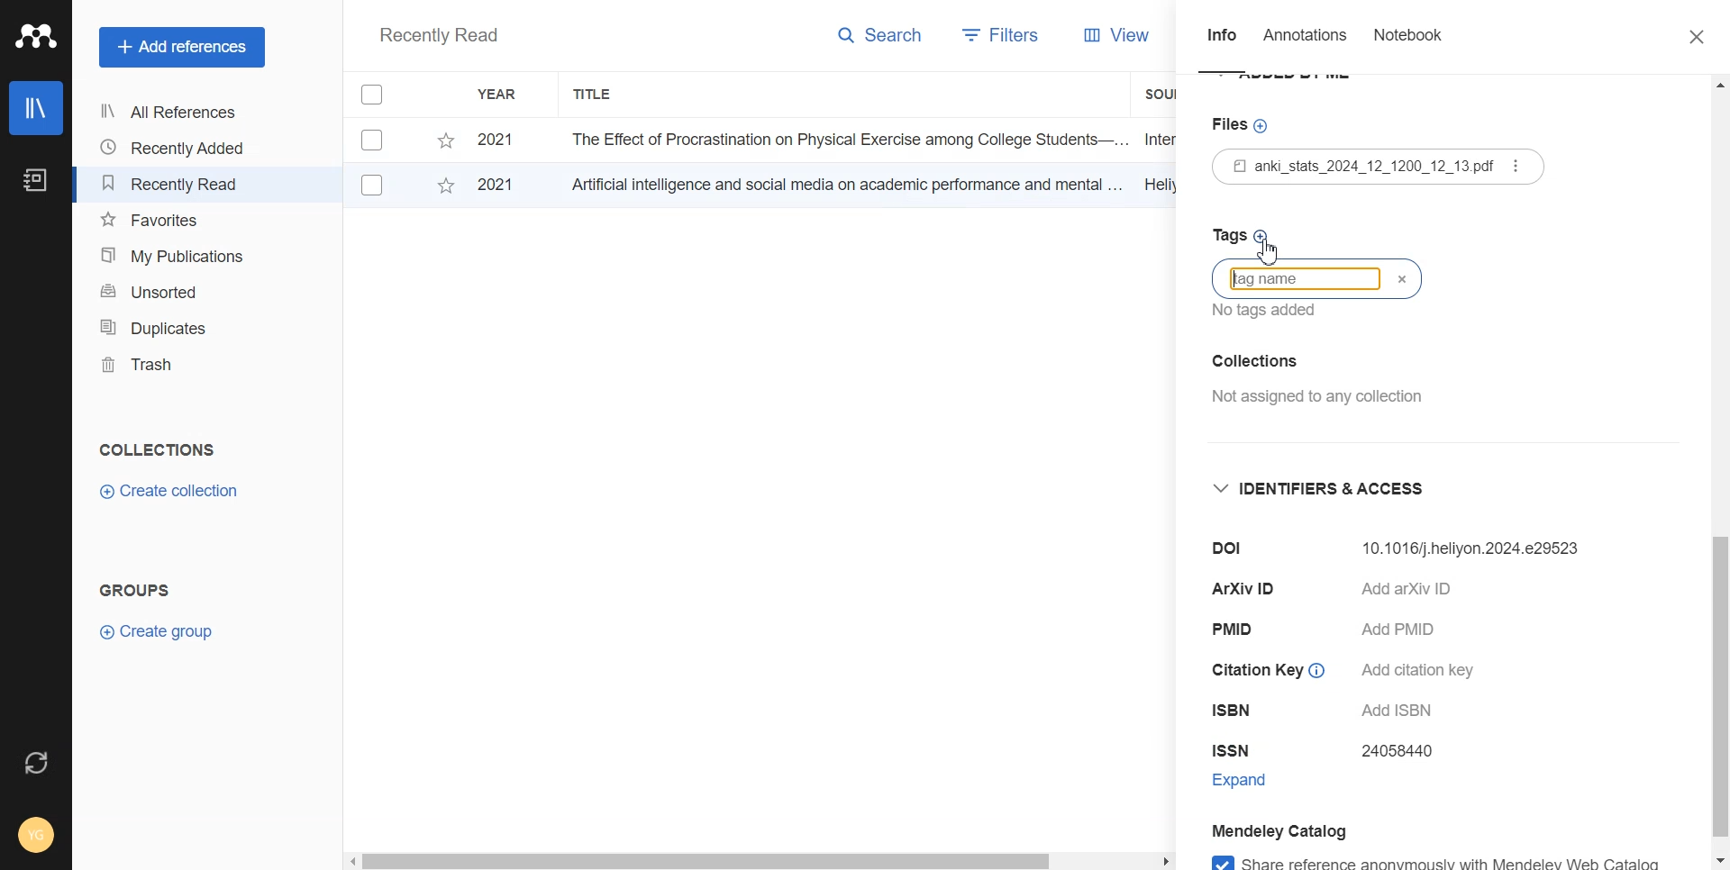  I want to click on Close , so click(1688, 38).